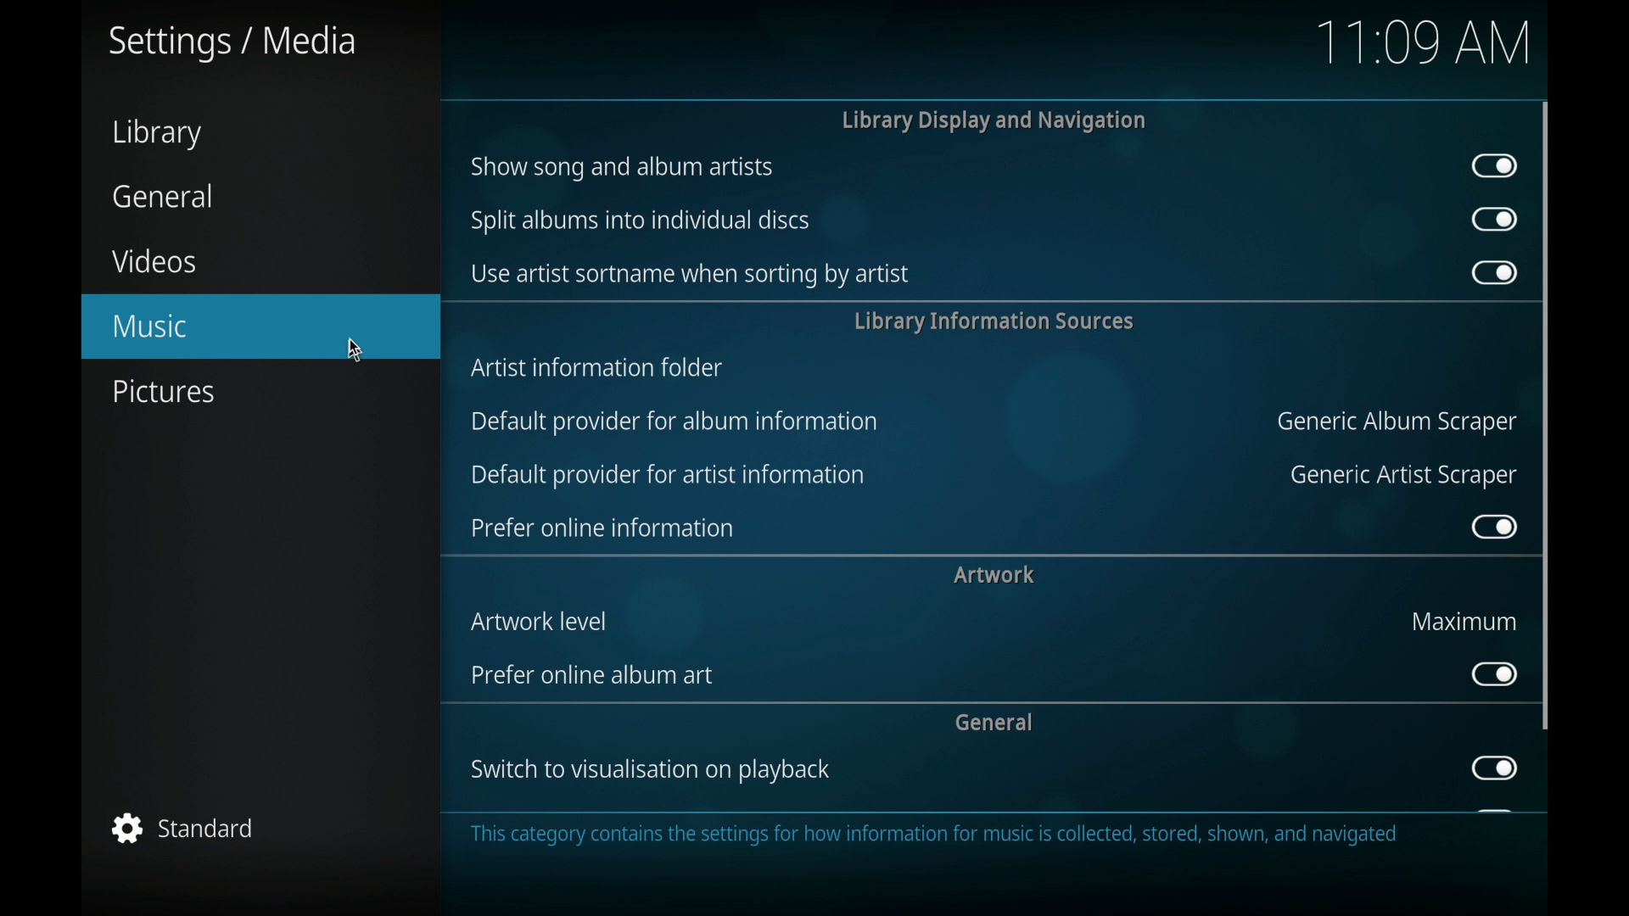 This screenshot has width=1629, height=916. Describe the element at coordinates (1493, 220) in the screenshot. I see `toggle button` at that location.